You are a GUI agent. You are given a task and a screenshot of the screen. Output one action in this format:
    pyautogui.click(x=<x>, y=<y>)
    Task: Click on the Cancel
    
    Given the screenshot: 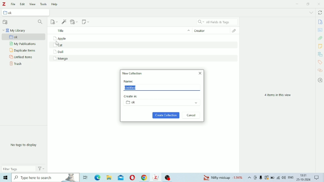 What is the action you would take?
    pyautogui.click(x=191, y=115)
    